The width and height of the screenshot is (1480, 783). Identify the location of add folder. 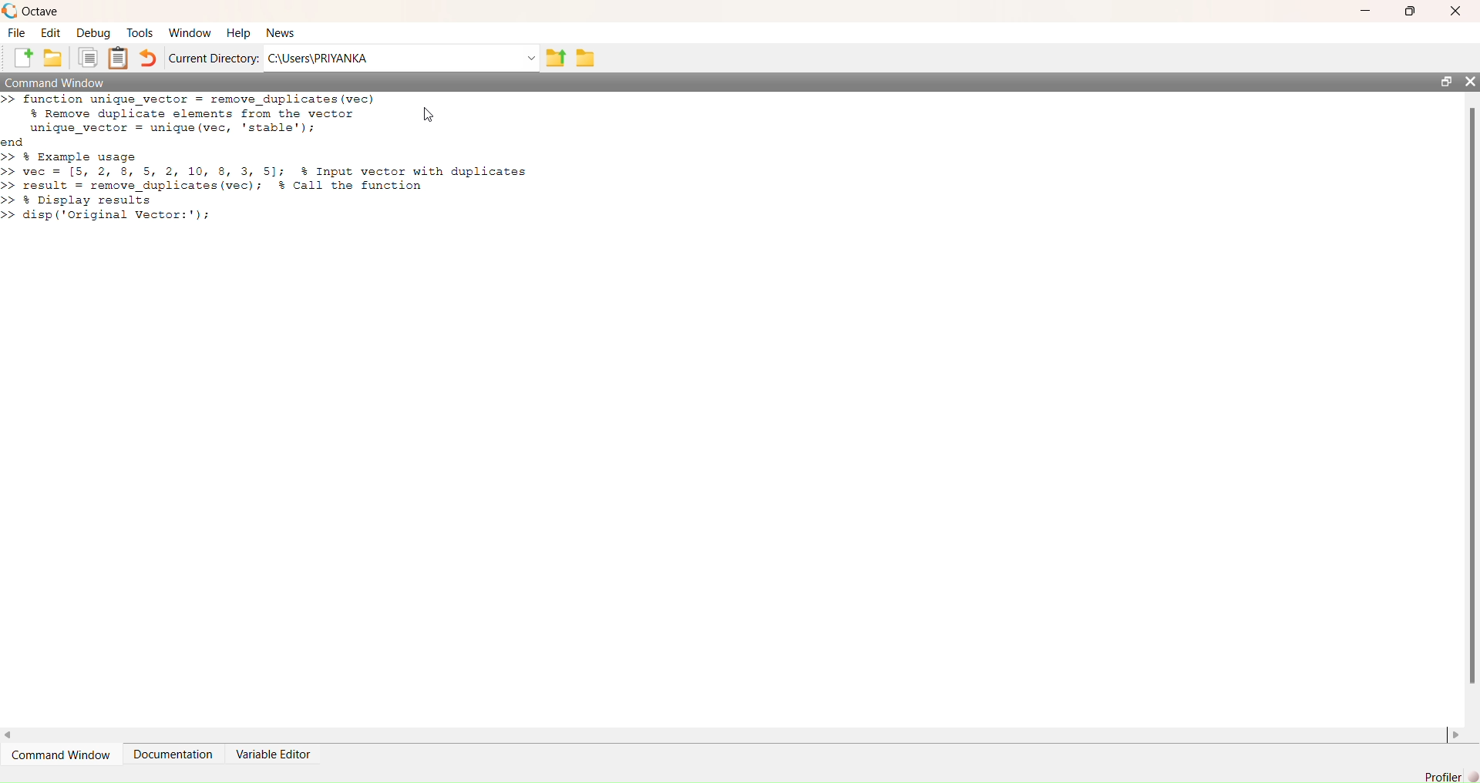
(53, 57).